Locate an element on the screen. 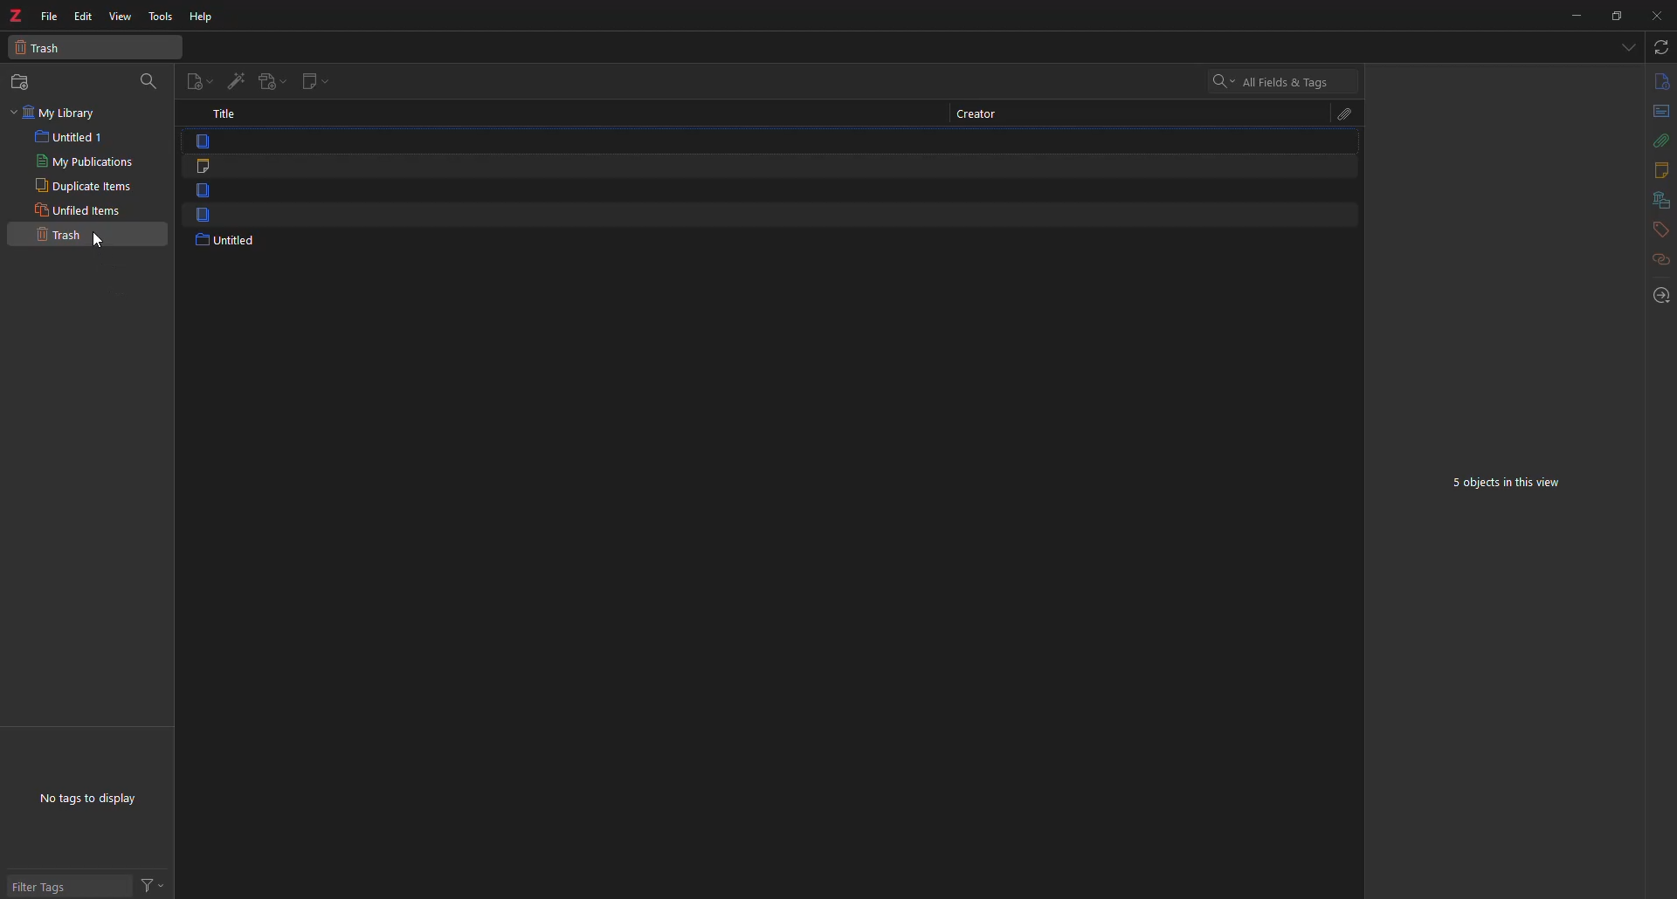  close is located at coordinates (1659, 17).